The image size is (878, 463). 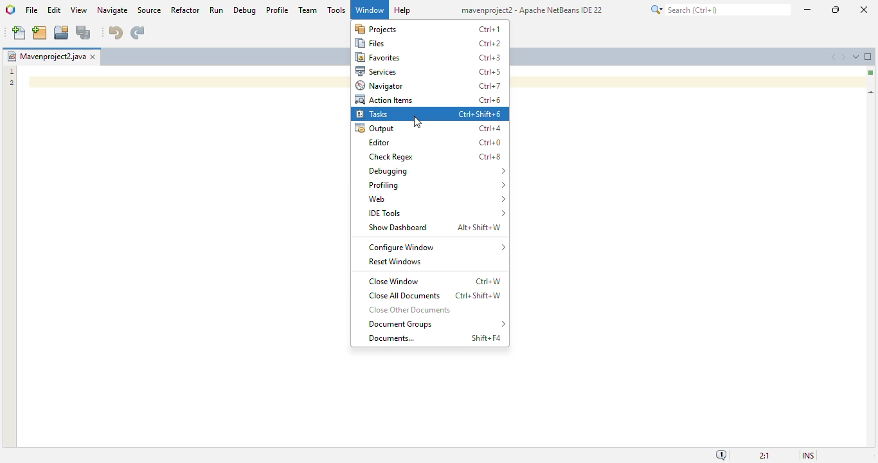 What do you see at coordinates (278, 10) in the screenshot?
I see `profile` at bounding box center [278, 10].